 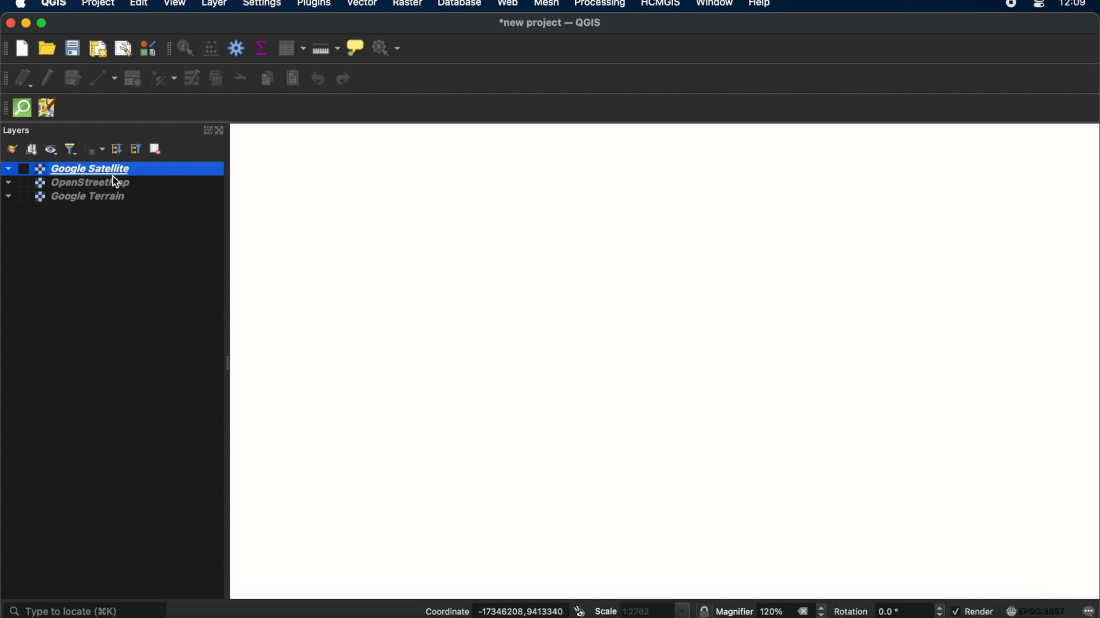 I want to click on help, so click(x=761, y=5).